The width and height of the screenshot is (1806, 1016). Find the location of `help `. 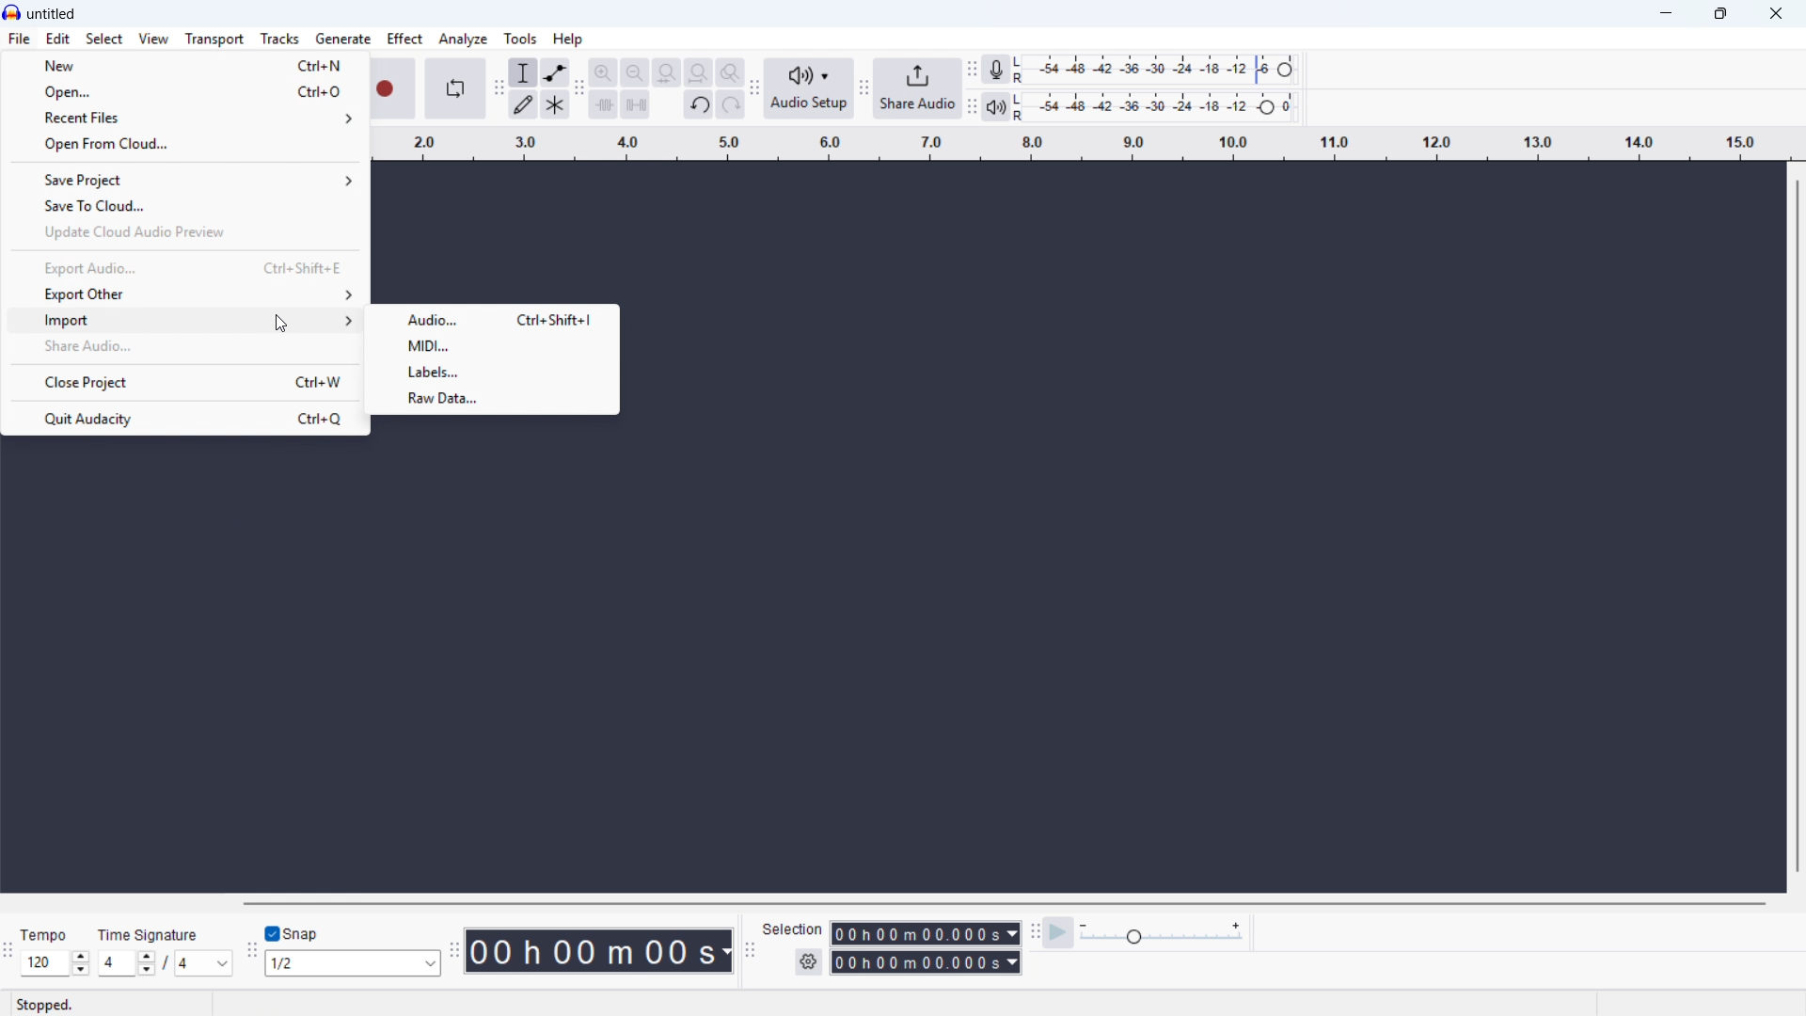

help  is located at coordinates (567, 40).